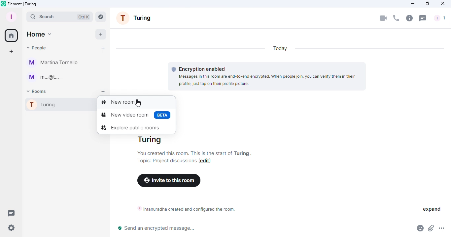 The image size is (451, 237). I want to click on Threads, so click(424, 18).